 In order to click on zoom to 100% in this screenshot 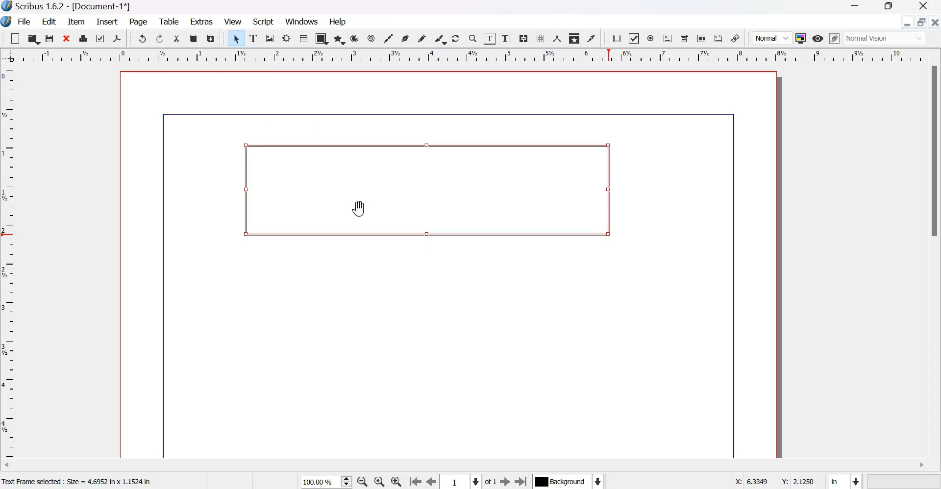, I will do `click(380, 482)`.